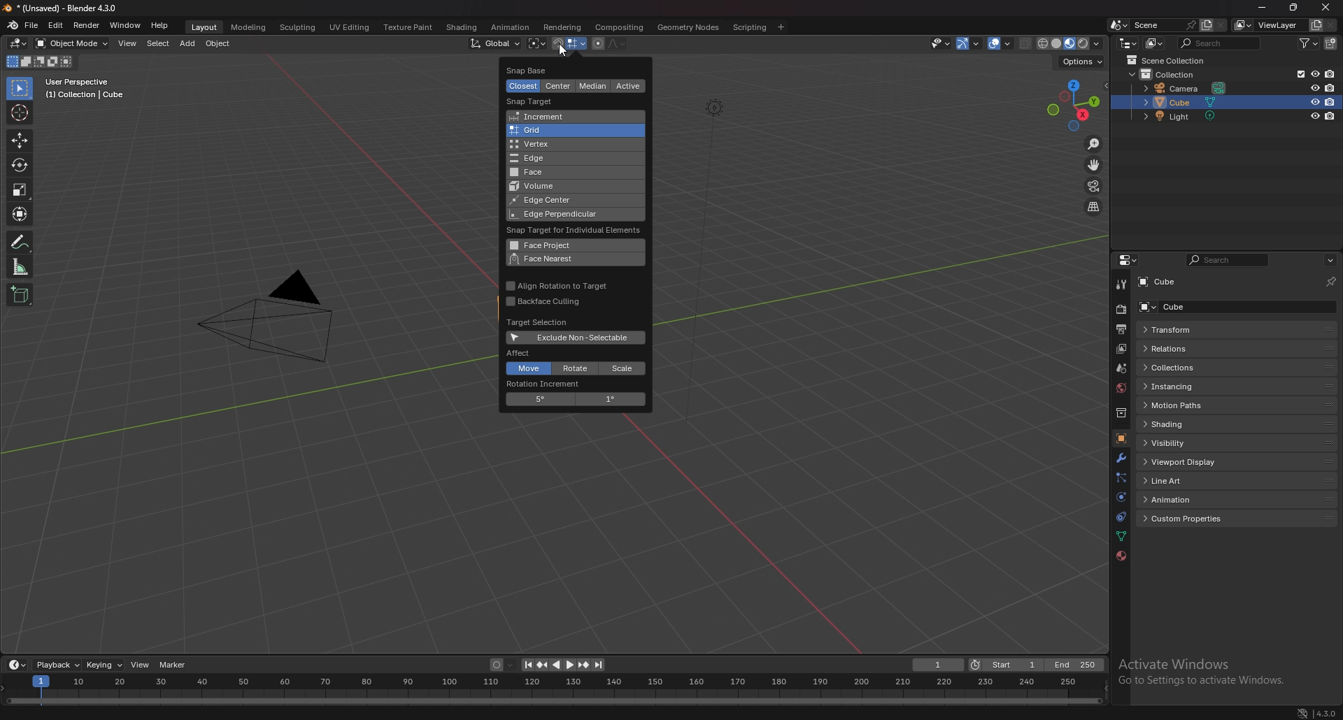 Image resolution: width=1343 pixels, height=720 pixels. I want to click on filter, so click(1309, 43).